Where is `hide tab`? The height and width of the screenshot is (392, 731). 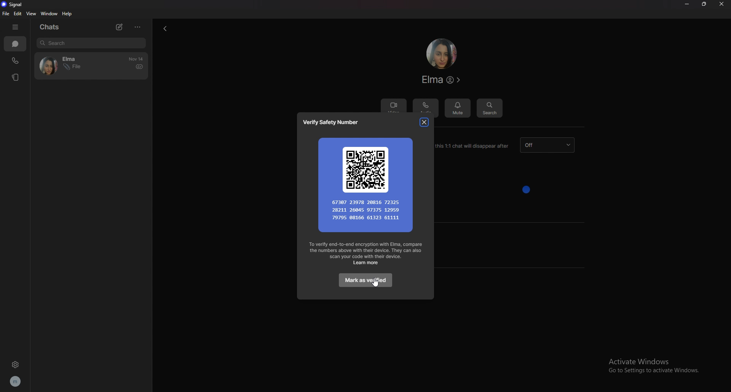 hide tab is located at coordinates (16, 27).